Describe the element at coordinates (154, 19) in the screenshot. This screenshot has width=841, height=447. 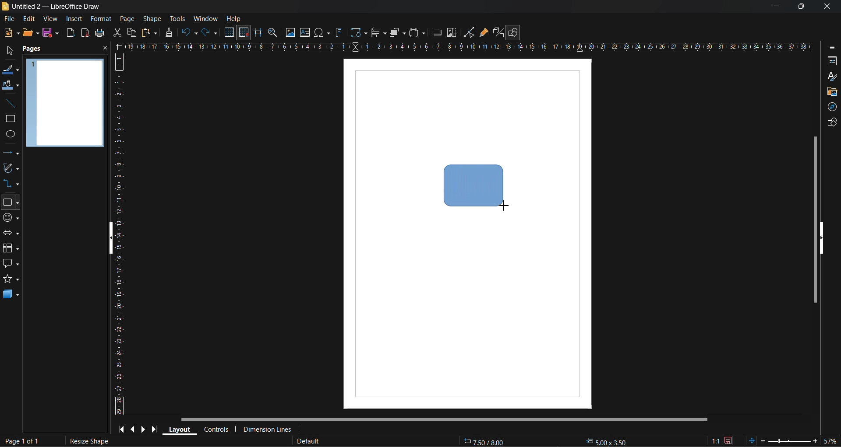
I see `shape` at that location.